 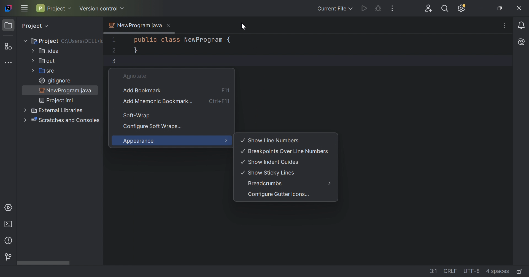 I want to click on More, so click(x=225, y=141).